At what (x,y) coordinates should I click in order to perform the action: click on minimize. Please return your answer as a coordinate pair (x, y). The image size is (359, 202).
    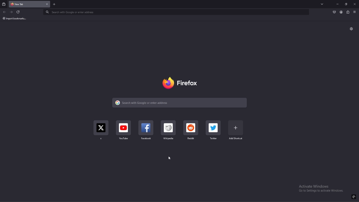
    Looking at the image, I should click on (338, 4).